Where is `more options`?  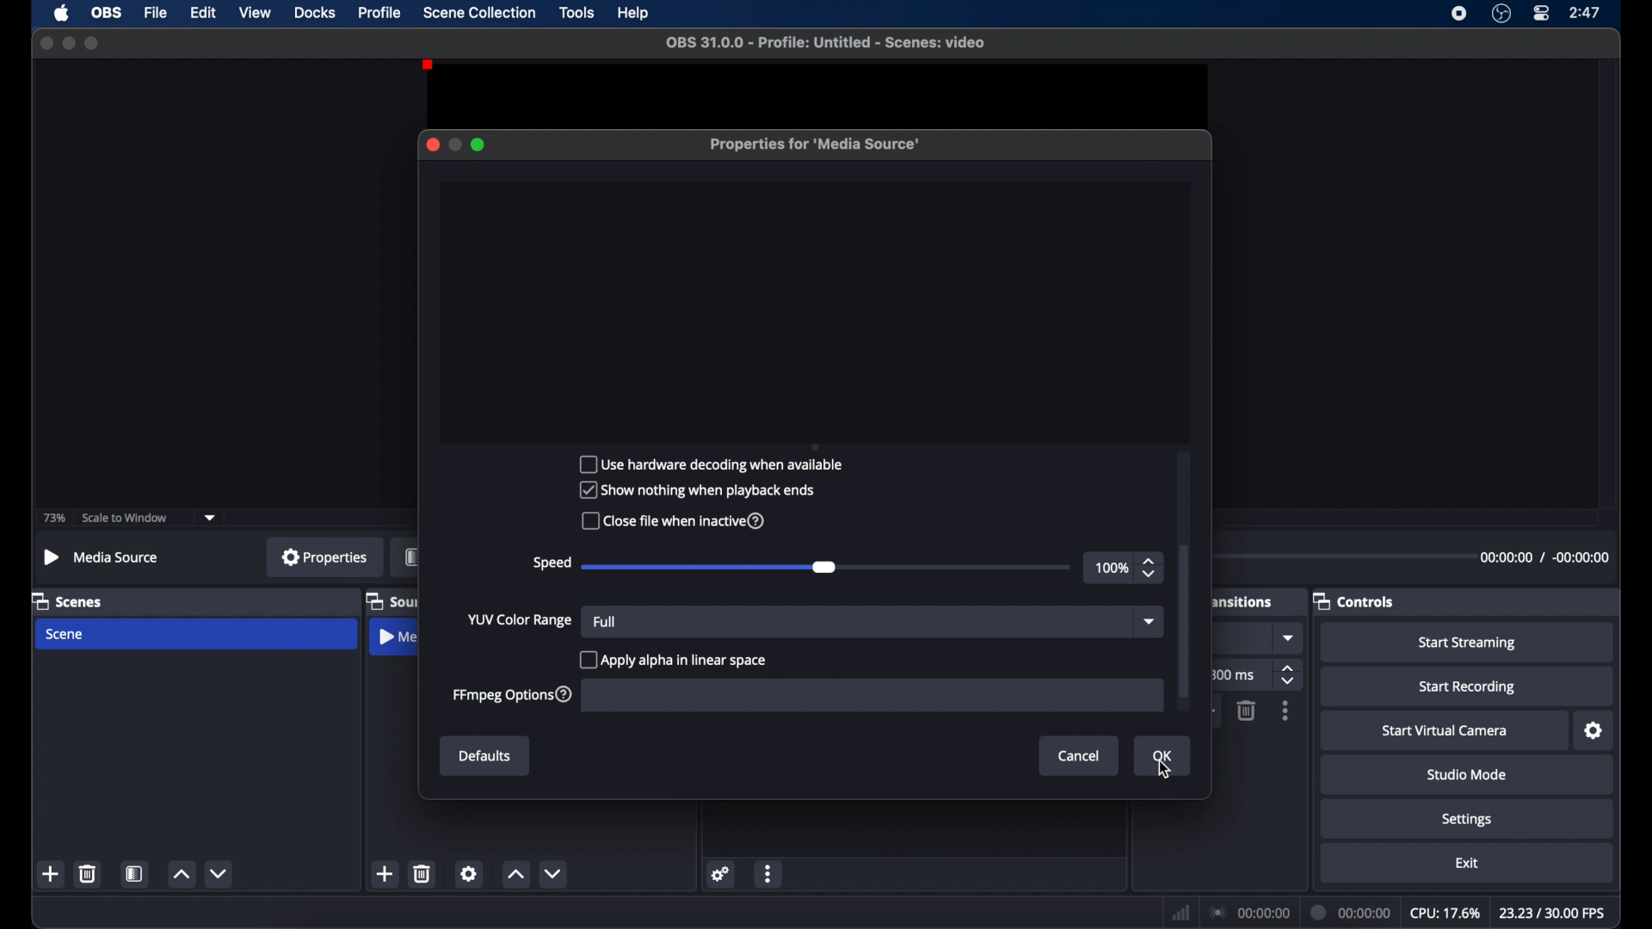 more options is located at coordinates (769, 873).